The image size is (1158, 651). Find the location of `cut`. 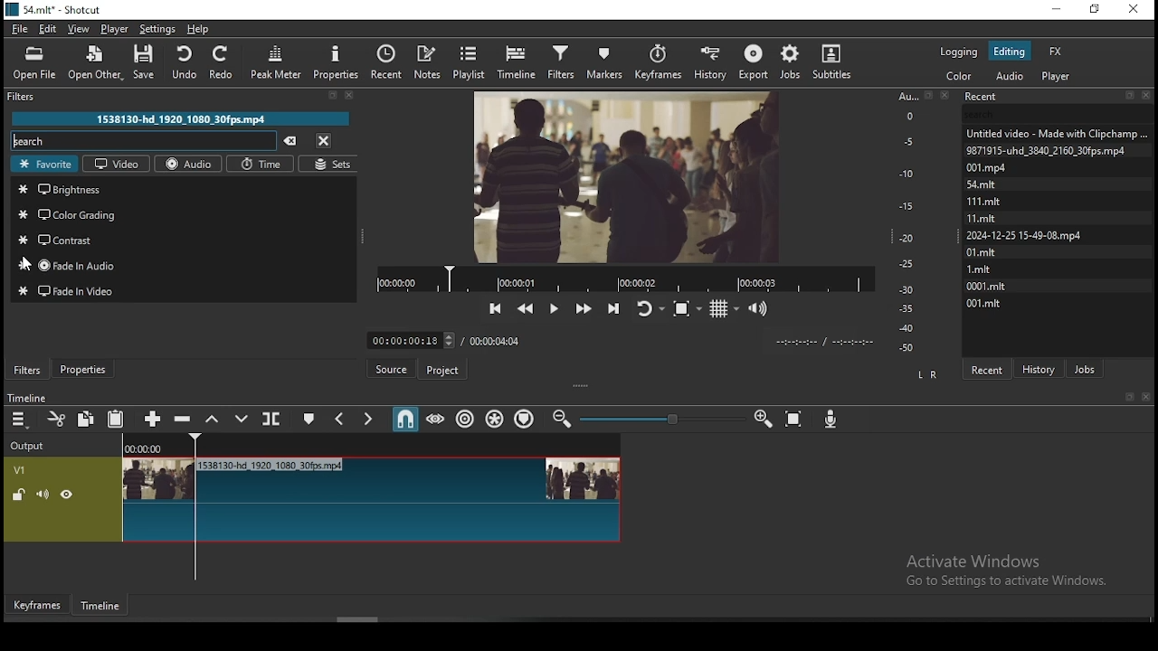

cut is located at coordinates (54, 419).